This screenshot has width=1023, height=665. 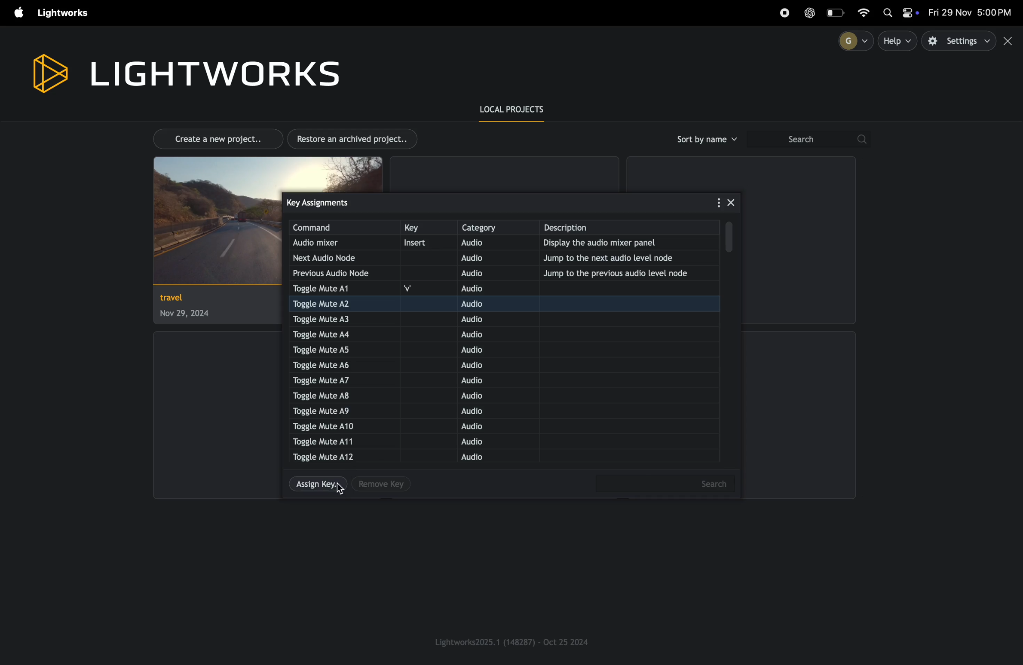 What do you see at coordinates (332, 381) in the screenshot?
I see `toggle muteA7` at bounding box center [332, 381].